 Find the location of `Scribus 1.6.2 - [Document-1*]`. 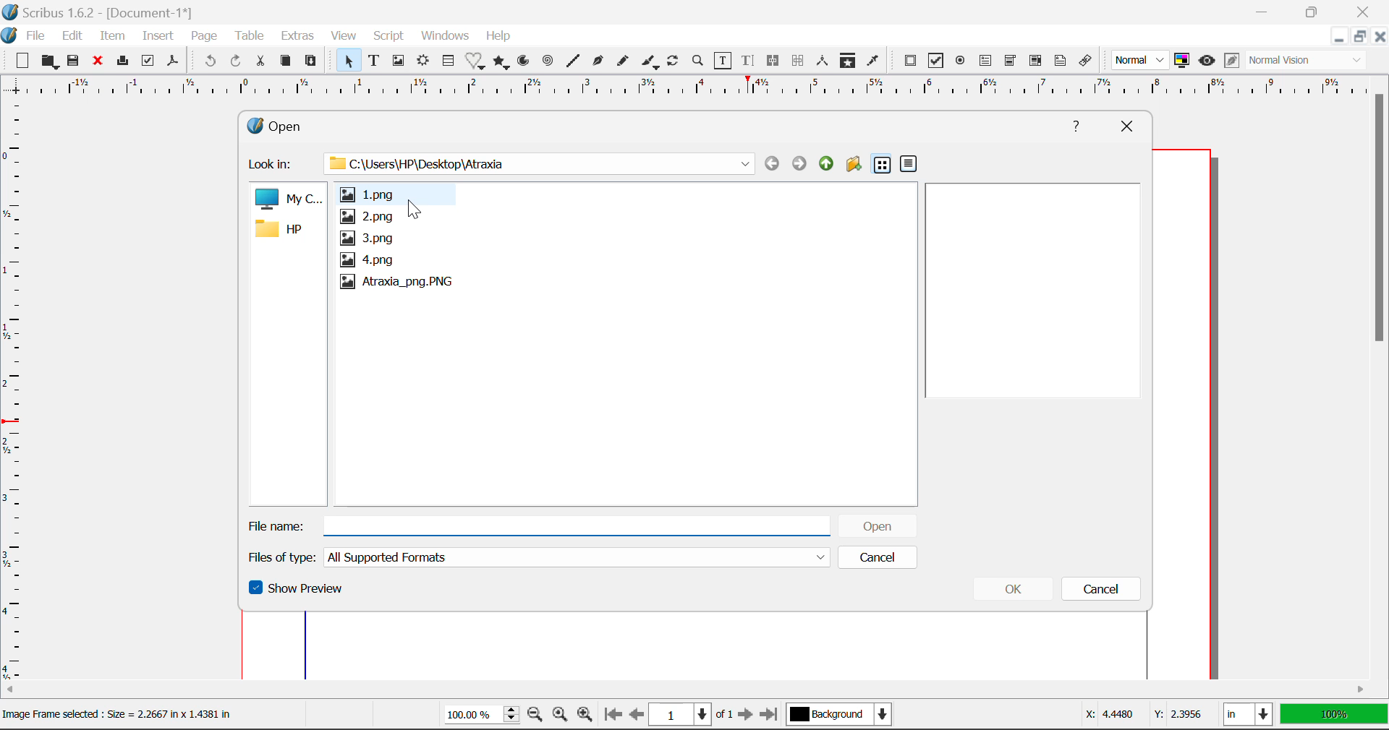

Scribus 1.6.2 - [Document-1*] is located at coordinates (101, 12).